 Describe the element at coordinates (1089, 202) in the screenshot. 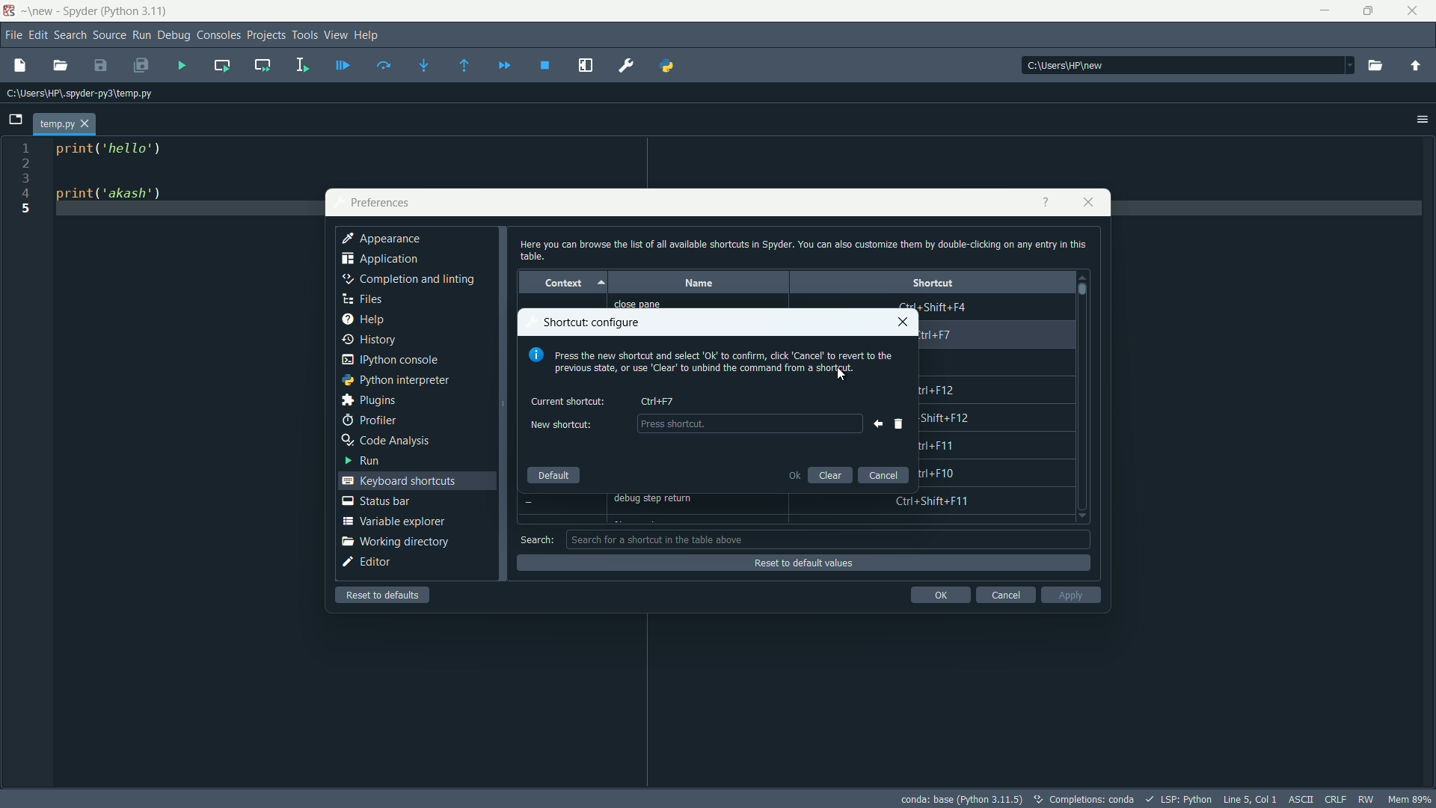

I see `close preferences window` at that location.